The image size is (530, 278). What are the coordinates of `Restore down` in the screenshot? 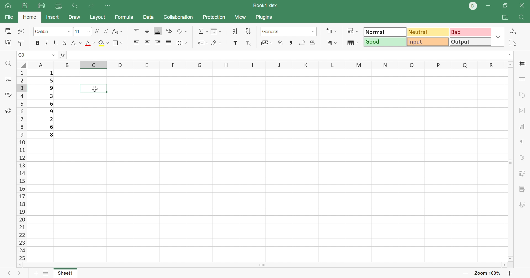 It's located at (505, 6).